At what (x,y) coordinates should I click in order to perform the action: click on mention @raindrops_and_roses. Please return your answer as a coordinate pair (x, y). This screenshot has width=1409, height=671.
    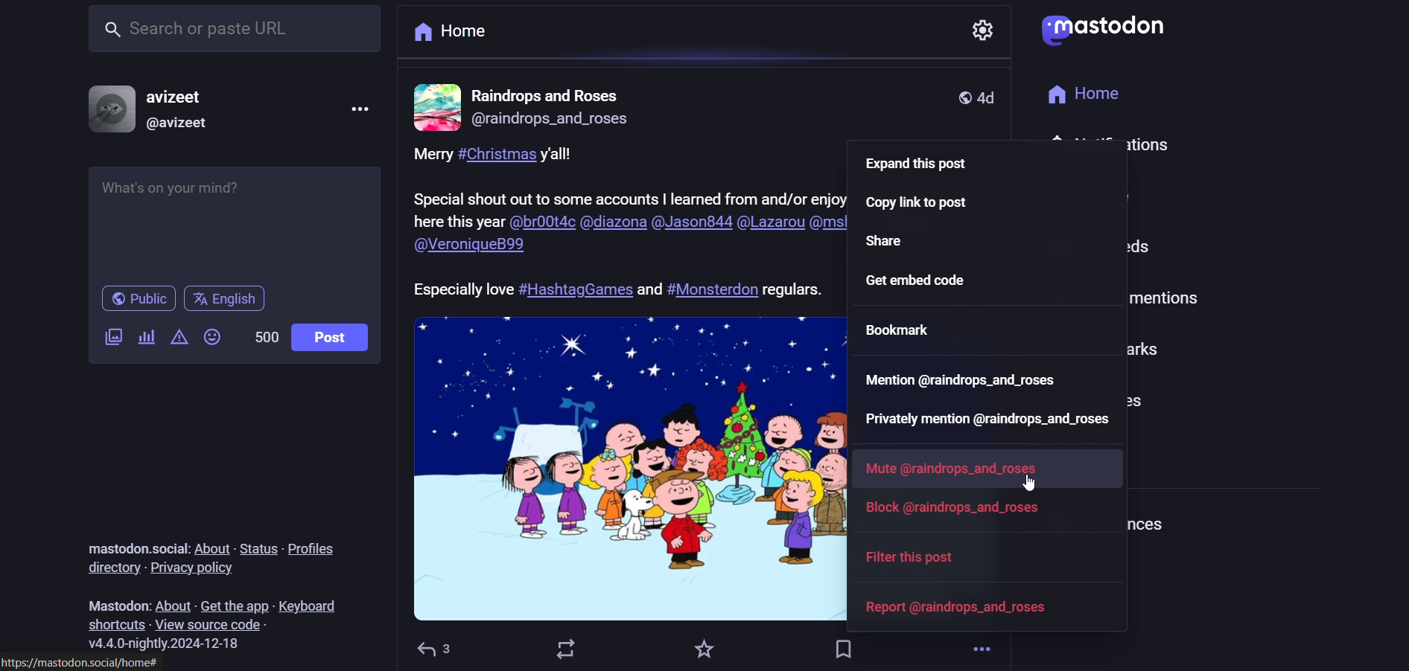
    Looking at the image, I should click on (961, 382).